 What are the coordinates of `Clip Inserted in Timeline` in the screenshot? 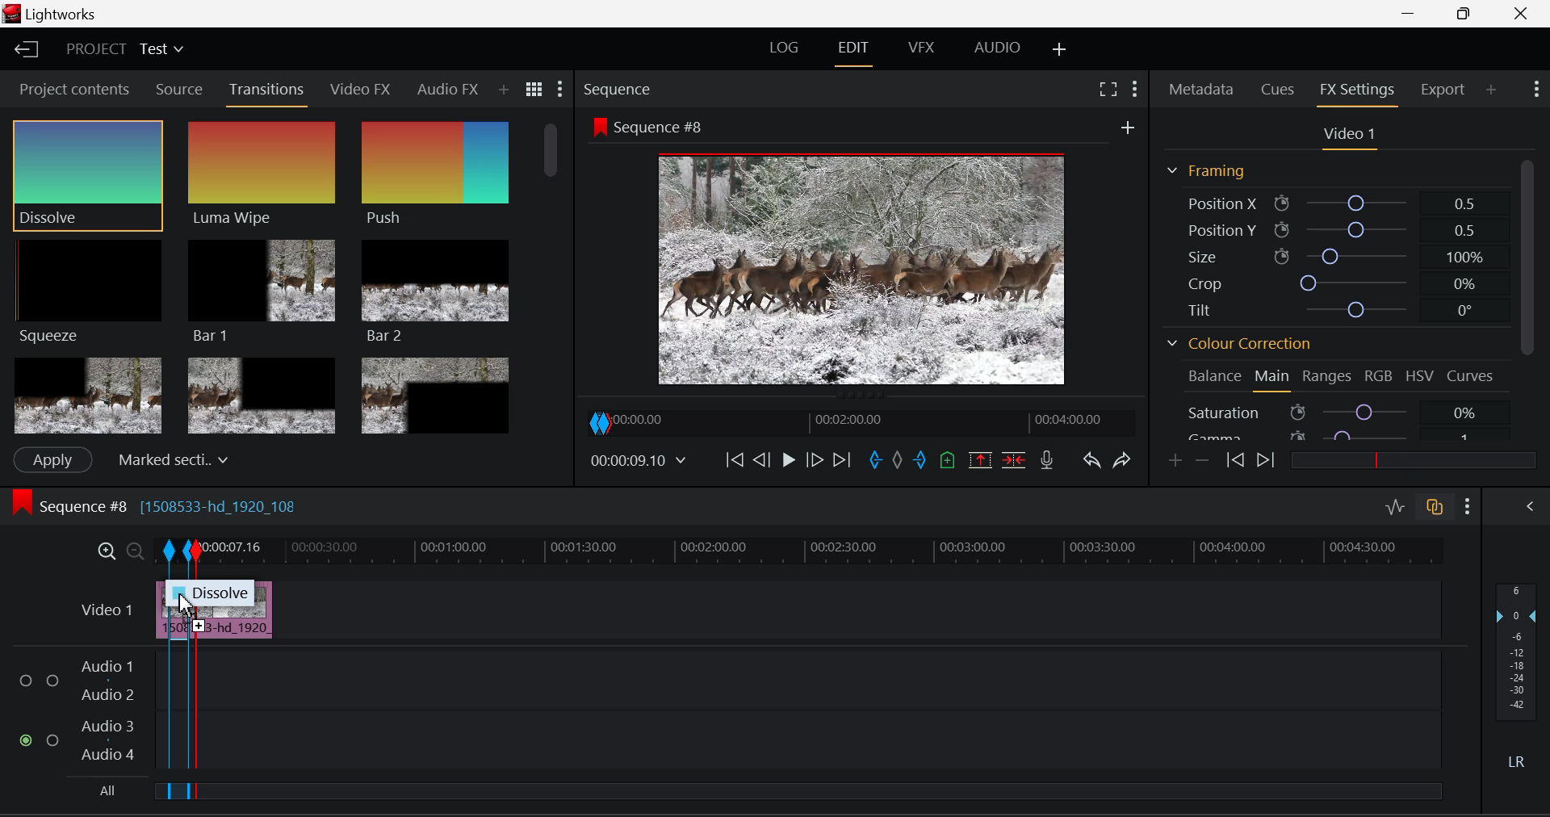 It's located at (237, 623).